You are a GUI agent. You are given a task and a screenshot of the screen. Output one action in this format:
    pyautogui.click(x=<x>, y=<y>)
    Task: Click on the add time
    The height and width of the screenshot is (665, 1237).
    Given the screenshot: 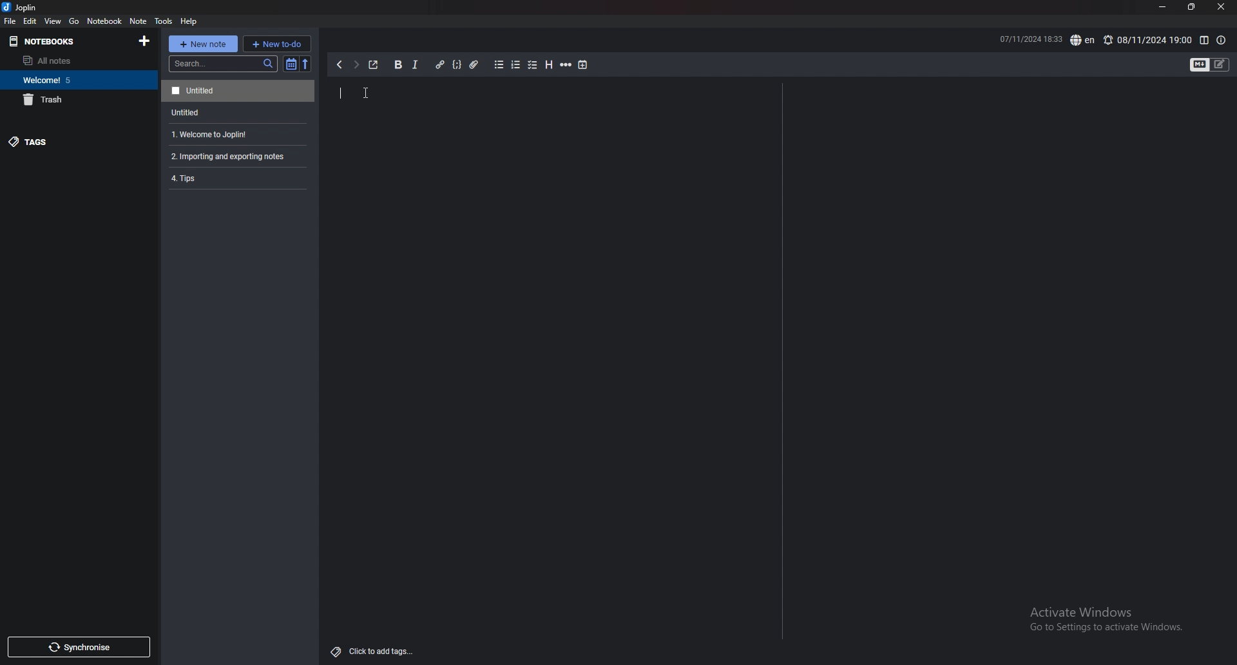 What is the action you would take?
    pyautogui.click(x=584, y=64)
    